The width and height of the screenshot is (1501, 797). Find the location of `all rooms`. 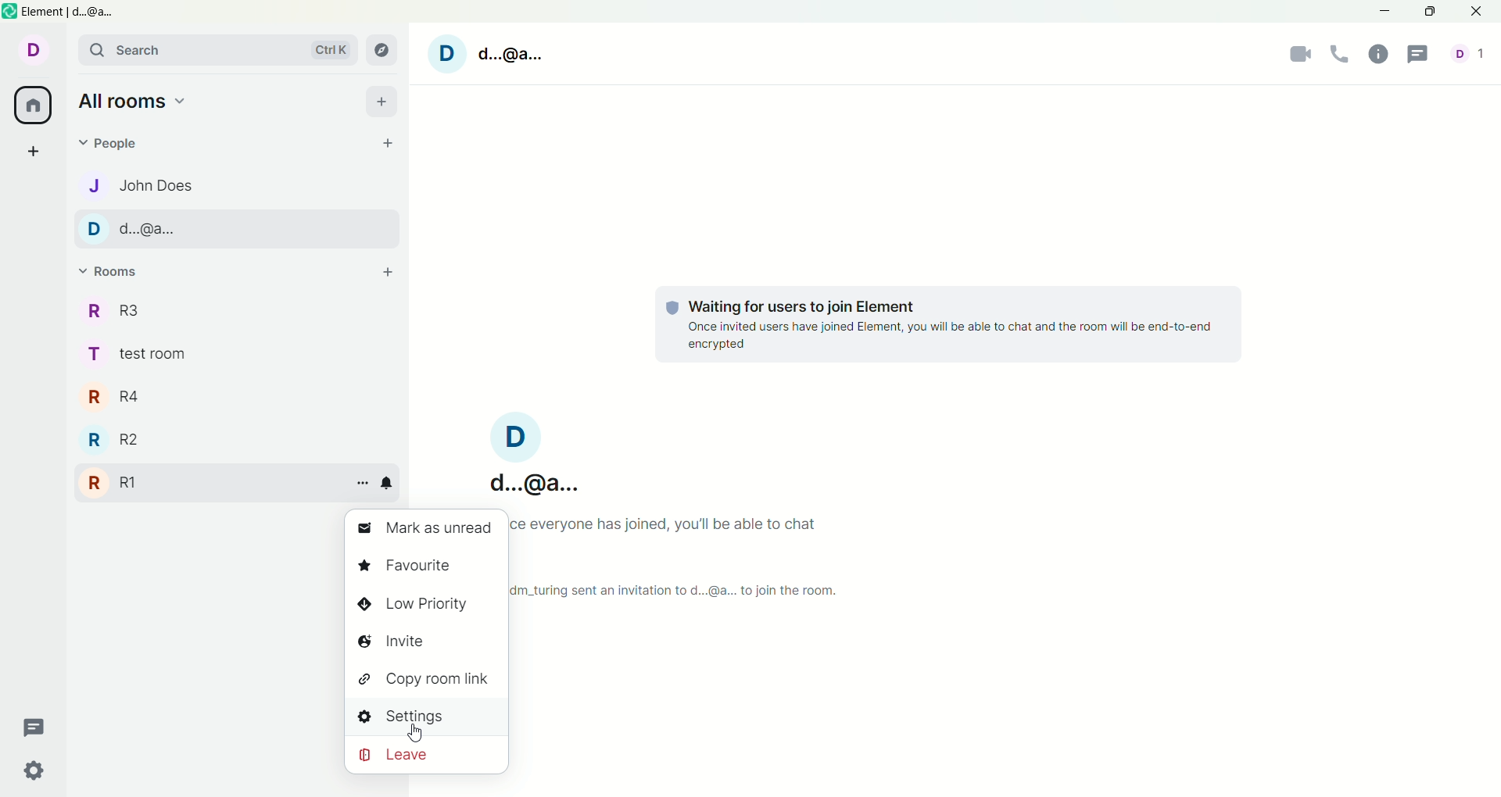

all rooms is located at coordinates (34, 104).